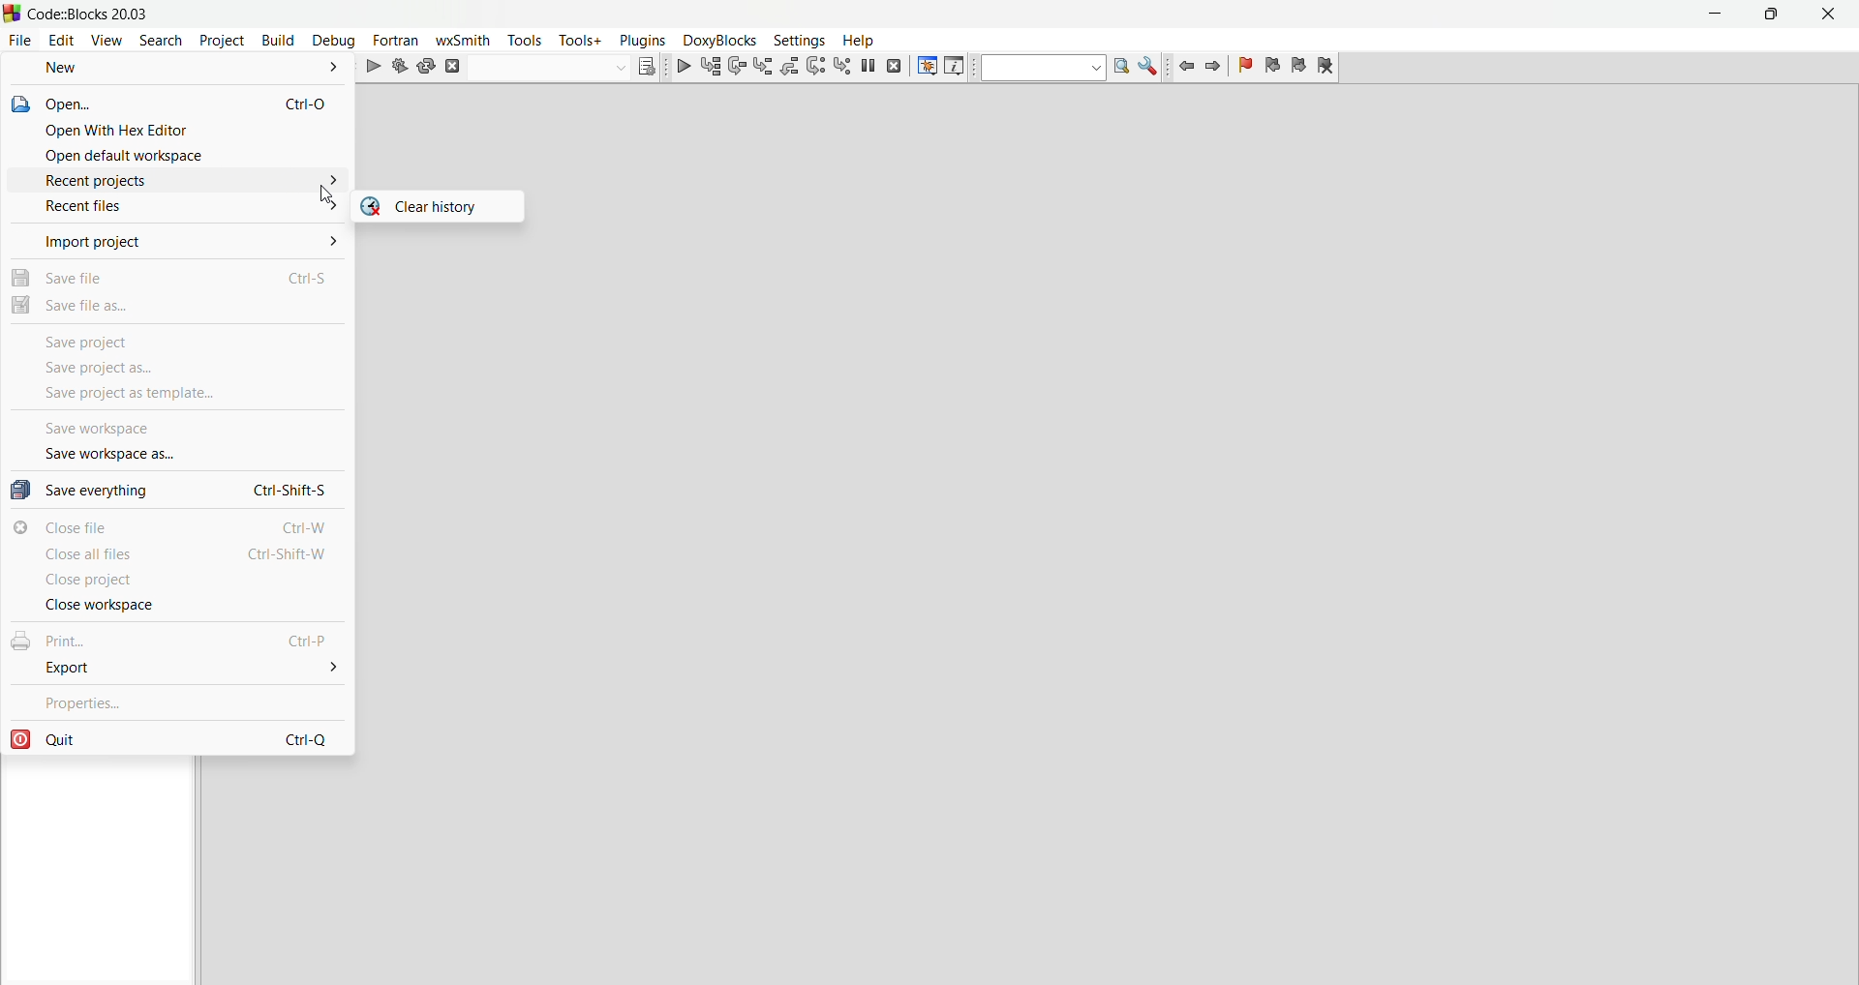 This screenshot has width=1859, height=985. Describe the element at coordinates (579, 40) in the screenshot. I see `tools+` at that location.